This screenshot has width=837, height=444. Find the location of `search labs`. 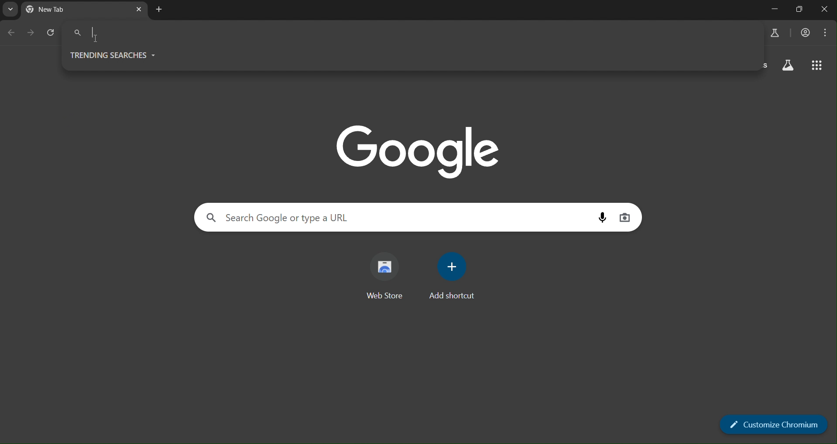

search labs is located at coordinates (772, 33).